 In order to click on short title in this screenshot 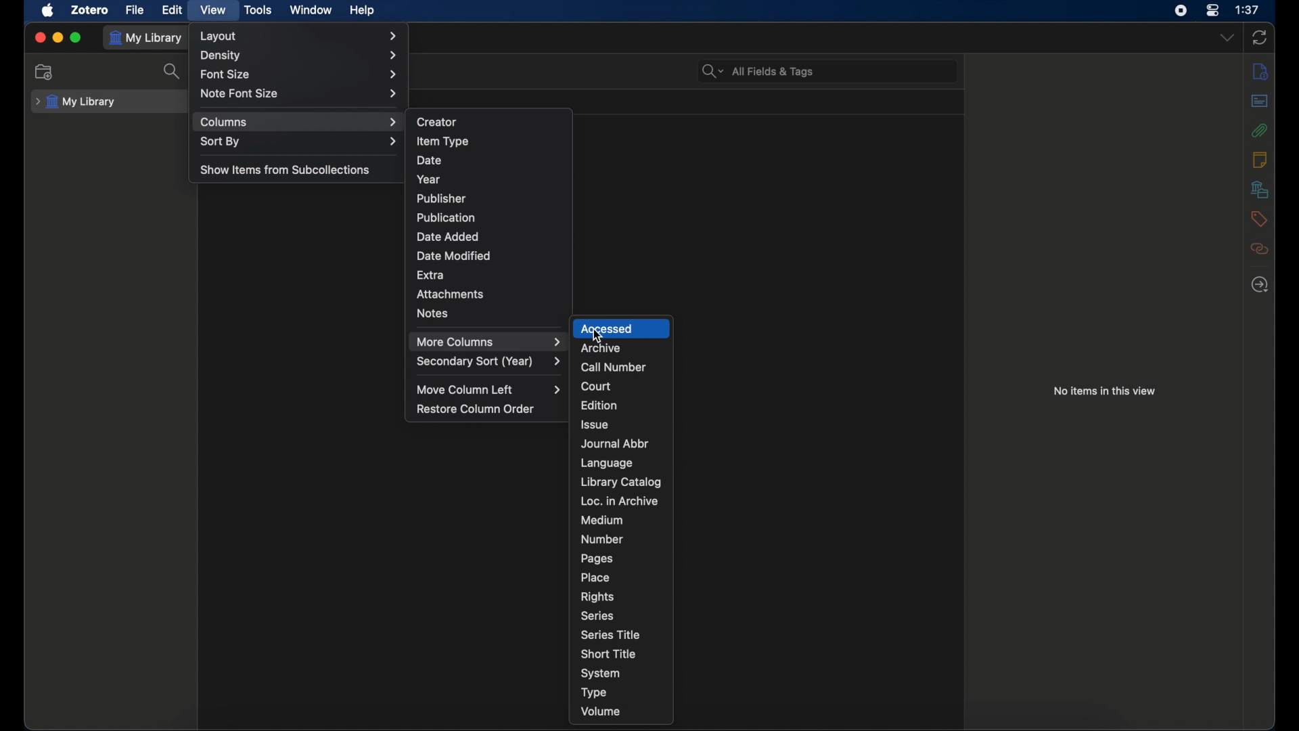, I will do `click(608, 654)`.